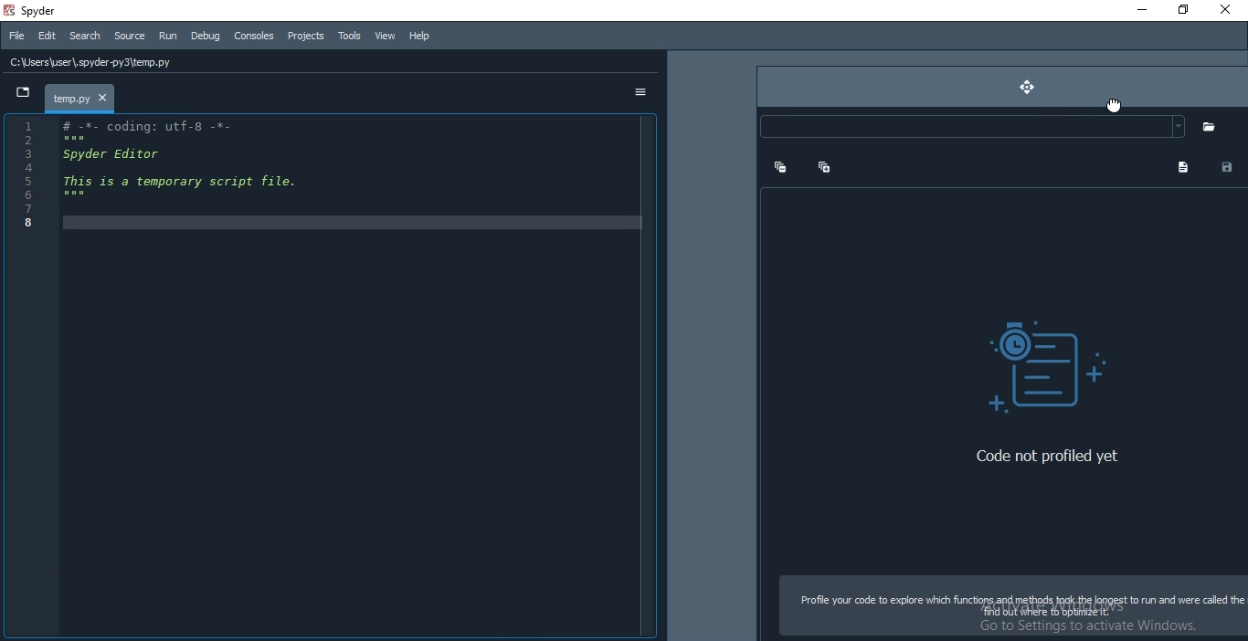  Describe the element at coordinates (166, 37) in the screenshot. I see `Run` at that location.